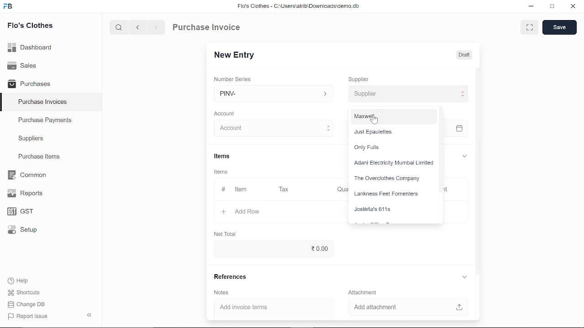  Describe the element at coordinates (393, 164) in the screenshot. I see `Adani Electricity Mumbai Limited` at that location.